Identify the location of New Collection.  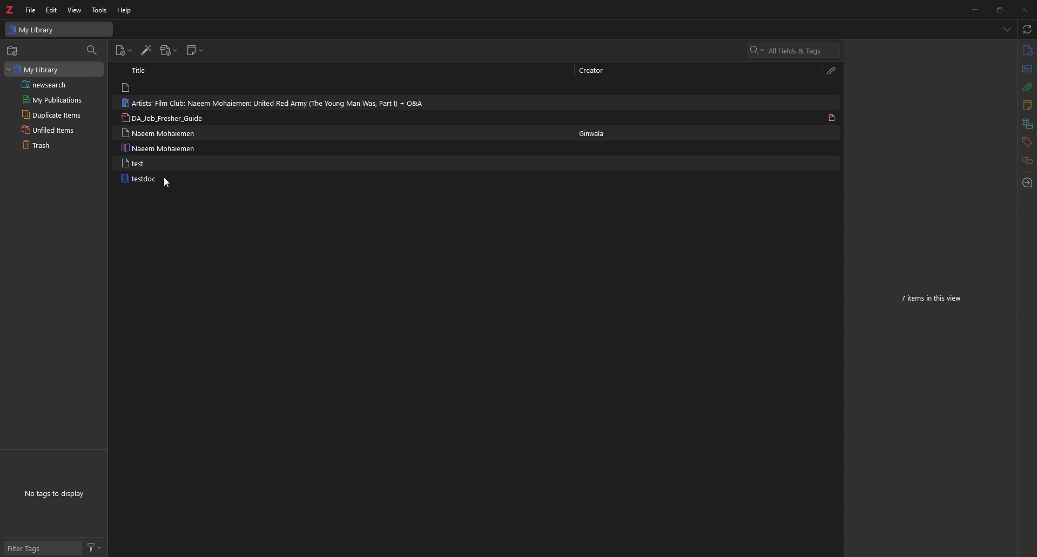
(15, 52).